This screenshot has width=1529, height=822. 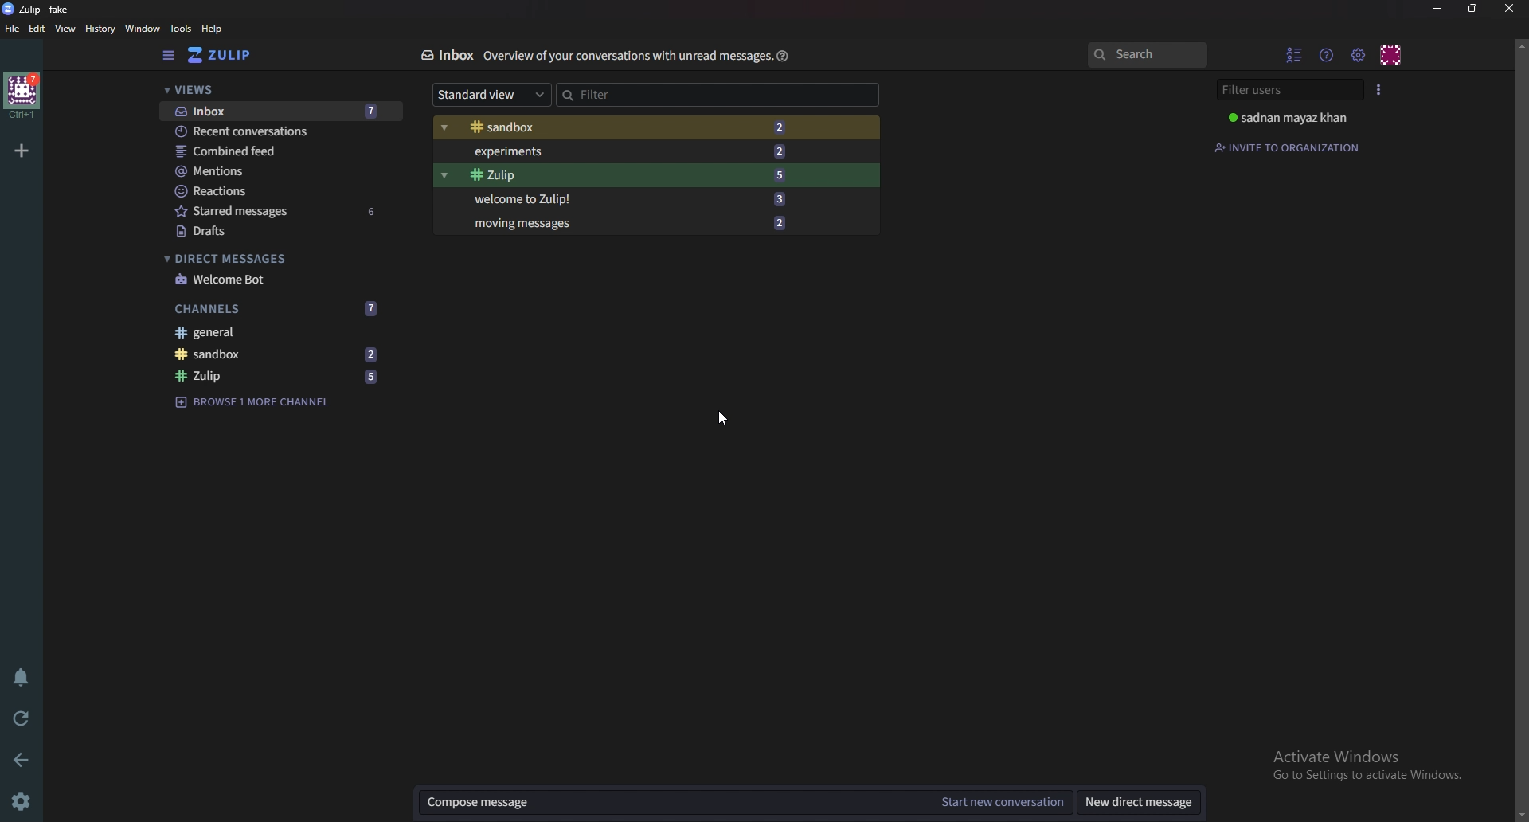 What do you see at coordinates (19, 678) in the screenshot?
I see `Enable do not disturb` at bounding box center [19, 678].